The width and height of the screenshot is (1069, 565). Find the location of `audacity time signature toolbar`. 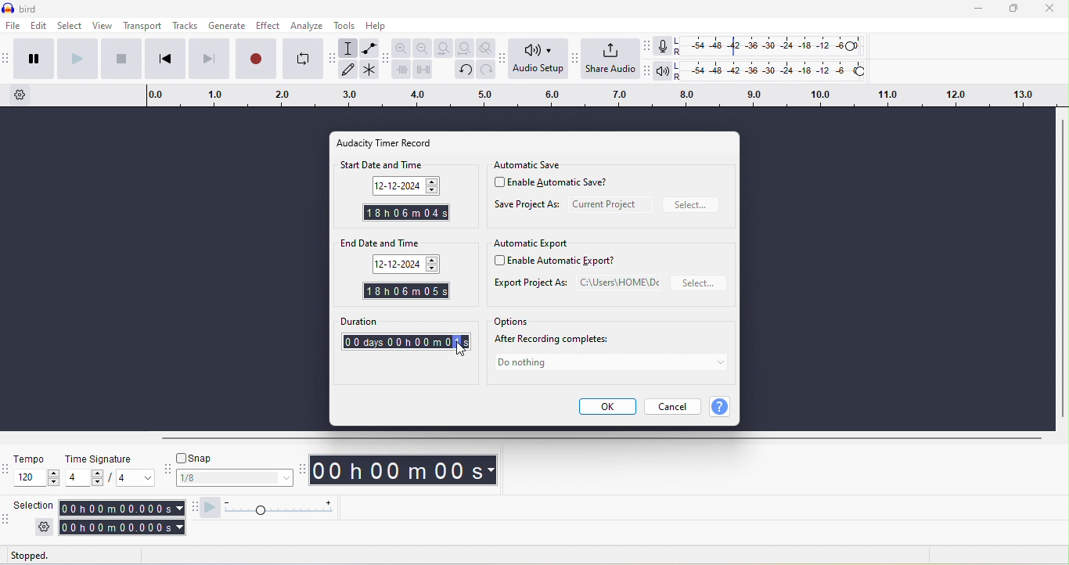

audacity time signature toolbar is located at coordinates (7, 468).